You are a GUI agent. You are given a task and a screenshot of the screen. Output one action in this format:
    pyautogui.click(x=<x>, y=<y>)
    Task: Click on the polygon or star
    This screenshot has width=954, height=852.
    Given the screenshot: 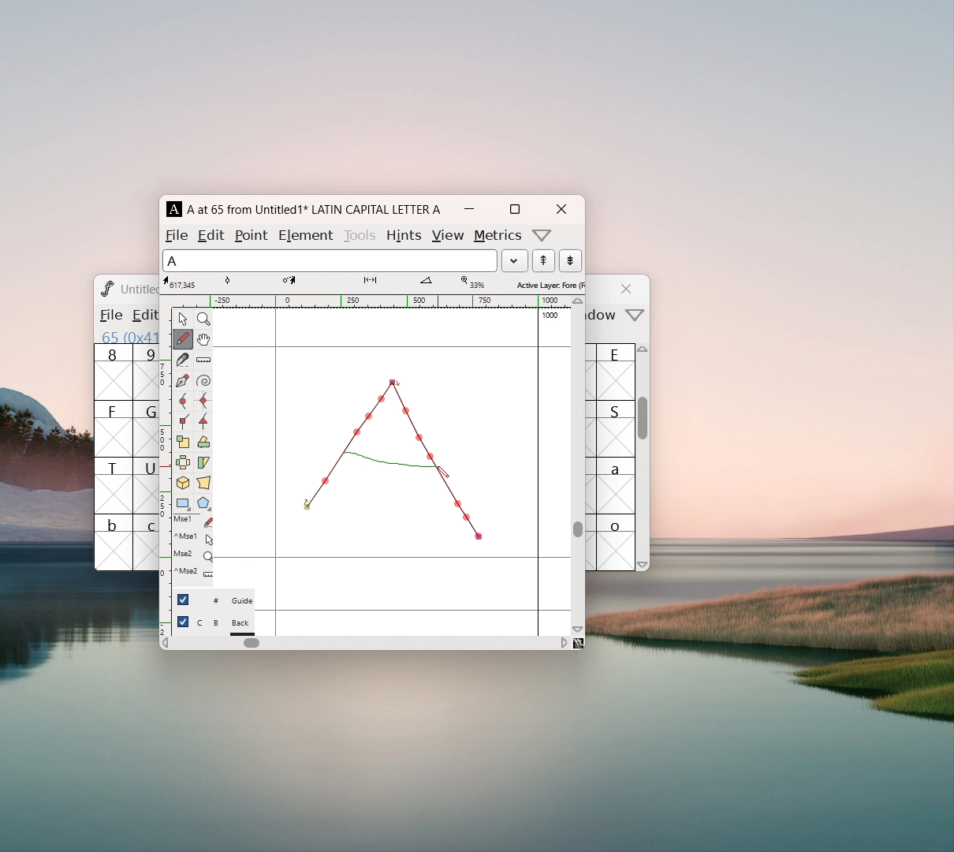 What is the action you would take?
    pyautogui.click(x=204, y=505)
    